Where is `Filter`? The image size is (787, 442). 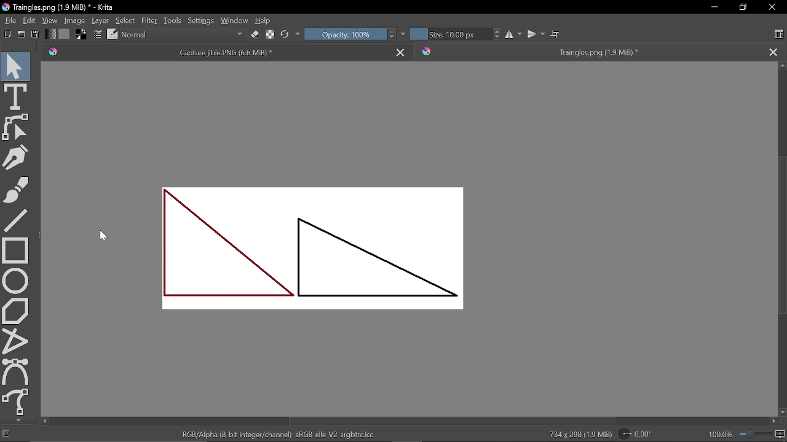 Filter is located at coordinates (149, 20).